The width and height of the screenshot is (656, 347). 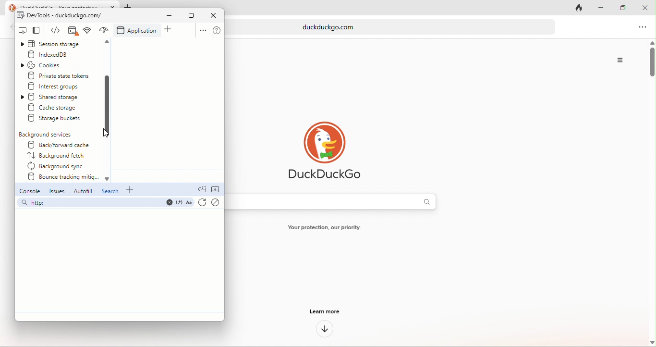 What do you see at coordinates (619, 6) in the screenshot?
I see `maximize` at bounding box center [619, 6].